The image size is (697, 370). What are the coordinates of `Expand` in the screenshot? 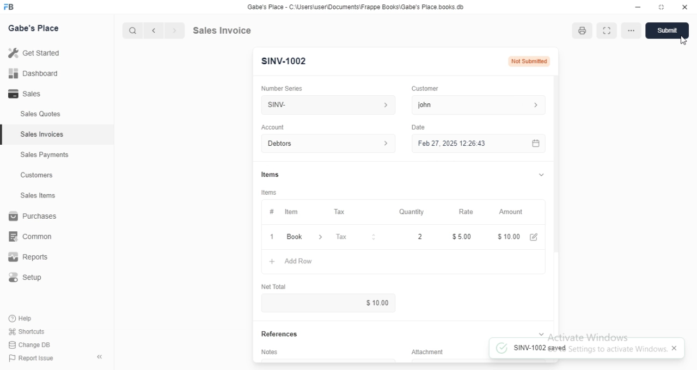 It's located at (539, 175).